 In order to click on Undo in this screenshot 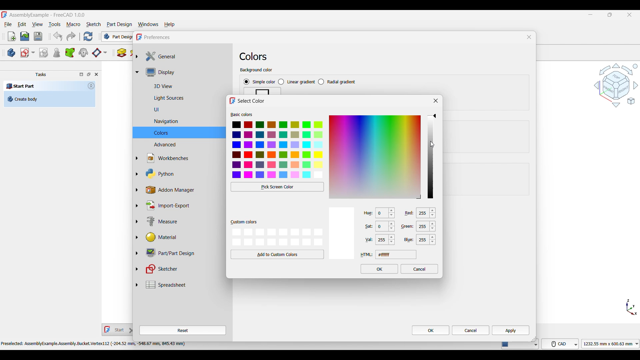, I will do `click(58, 36)`.